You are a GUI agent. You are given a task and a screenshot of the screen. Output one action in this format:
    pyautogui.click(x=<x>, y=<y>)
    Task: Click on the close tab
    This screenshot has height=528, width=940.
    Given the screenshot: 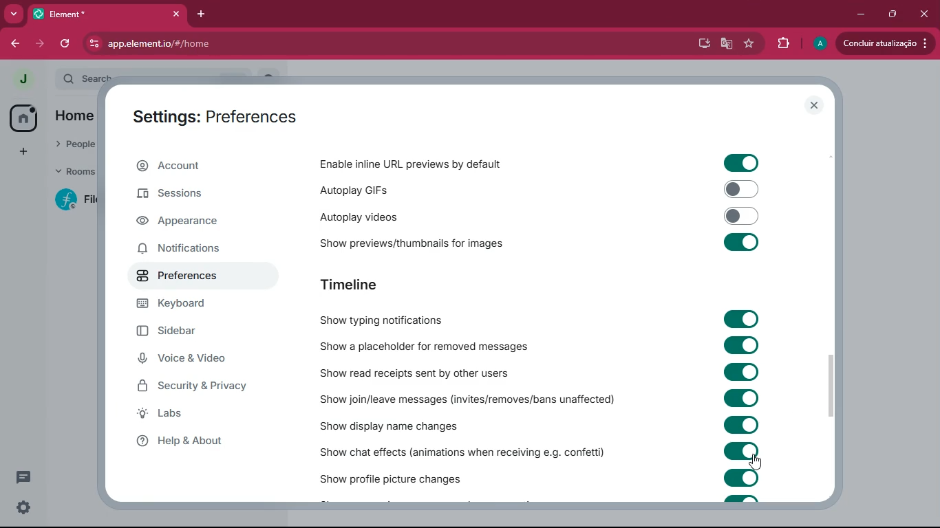 What is the action you would take?
    pyautogui.click(x=178, y=14)
    